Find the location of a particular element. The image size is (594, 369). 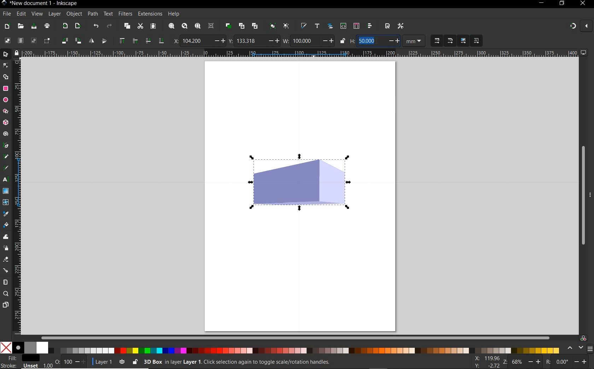

new is located at coordinates (6, 26).